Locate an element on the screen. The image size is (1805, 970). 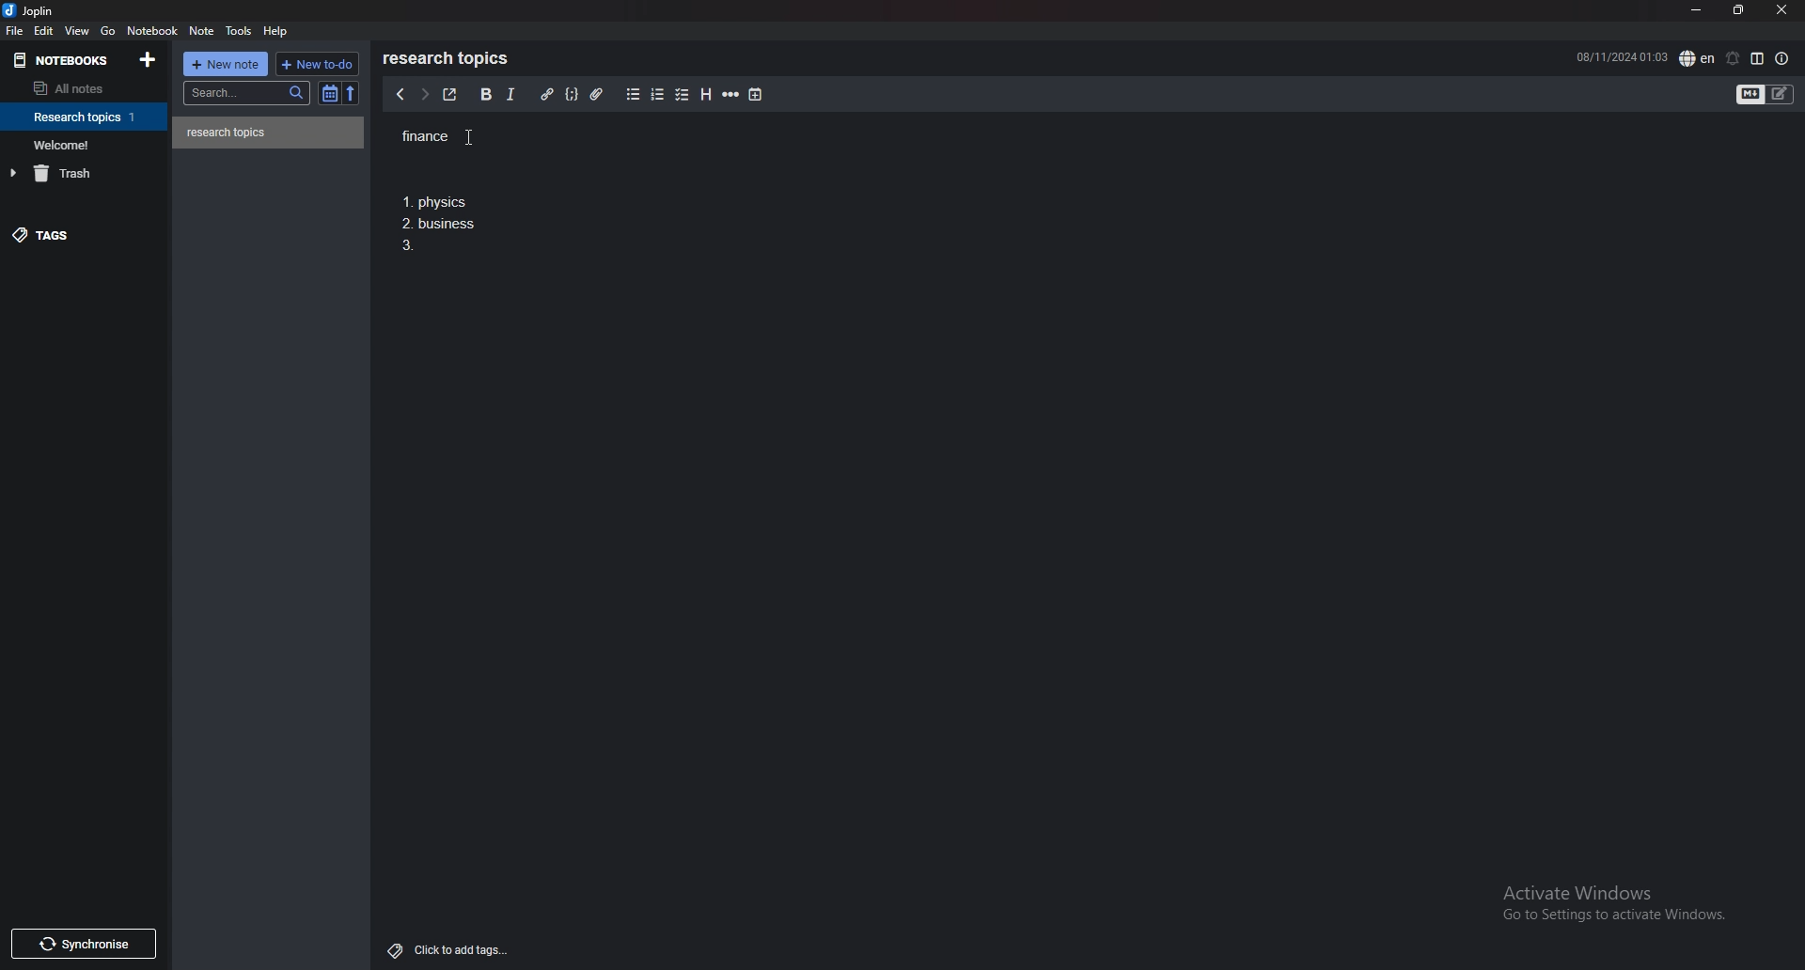
new todo is located at coordinates (317, 63).